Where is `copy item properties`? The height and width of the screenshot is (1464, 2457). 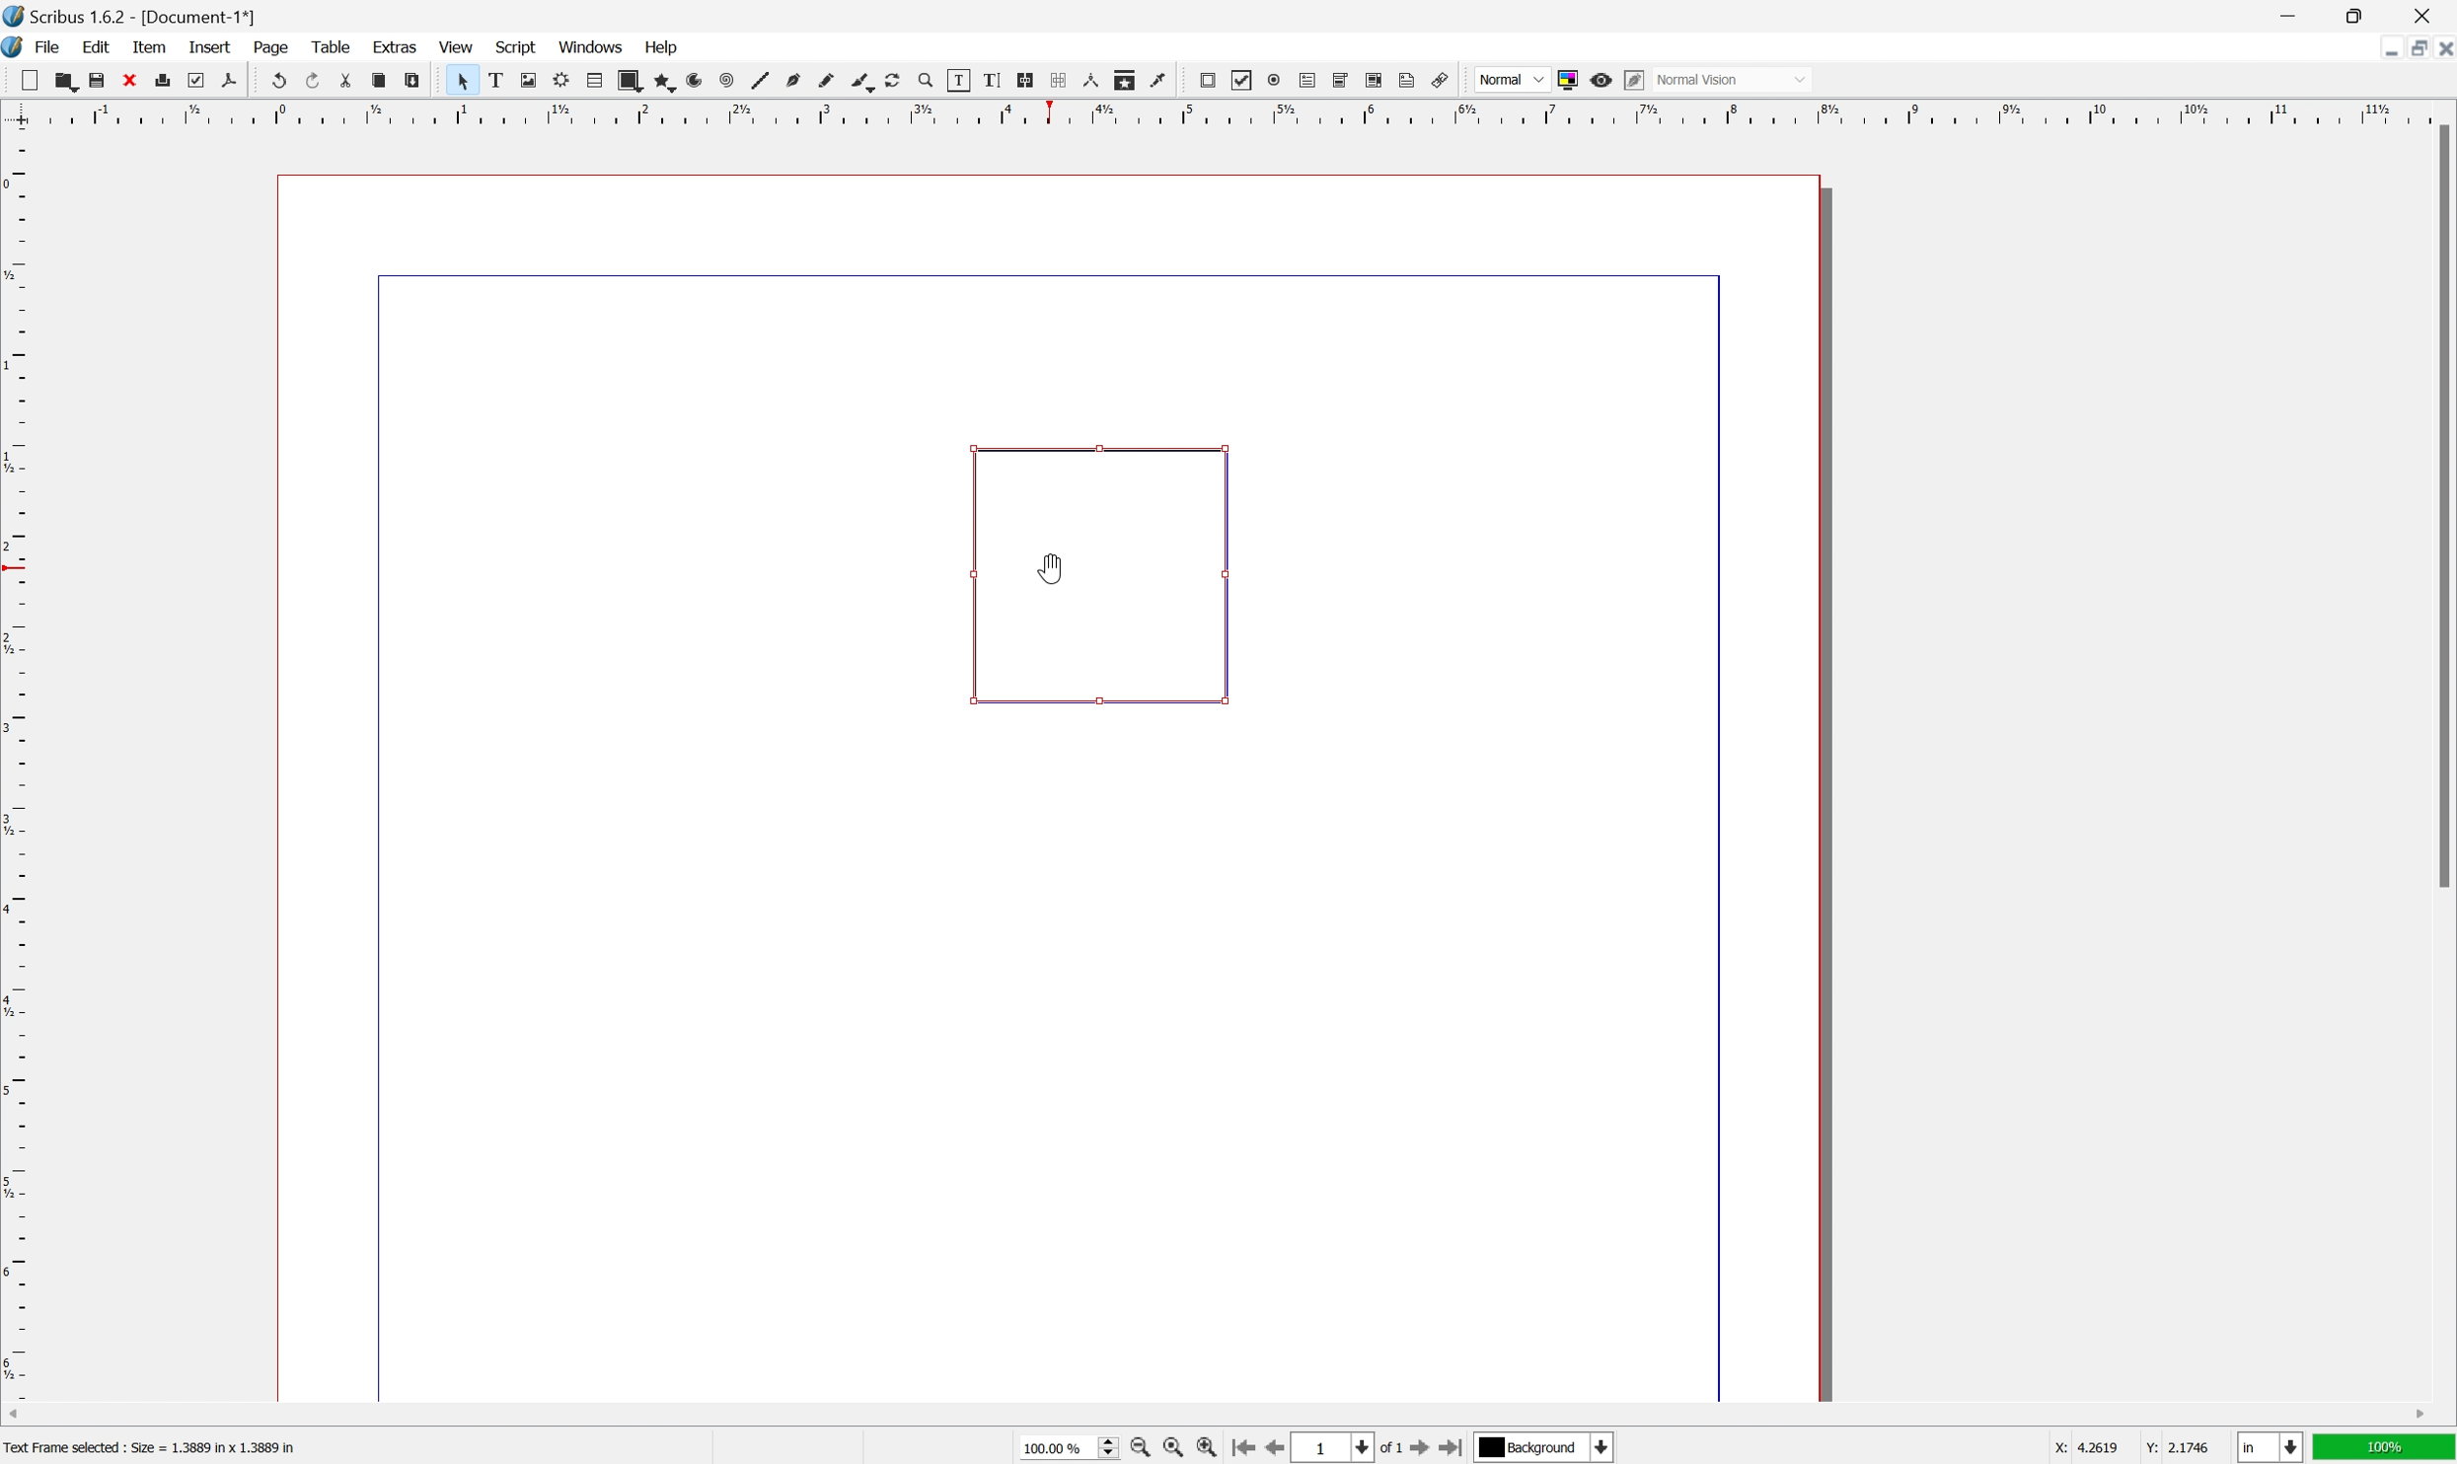
copy item properties is located at coordinates (1125, 80).